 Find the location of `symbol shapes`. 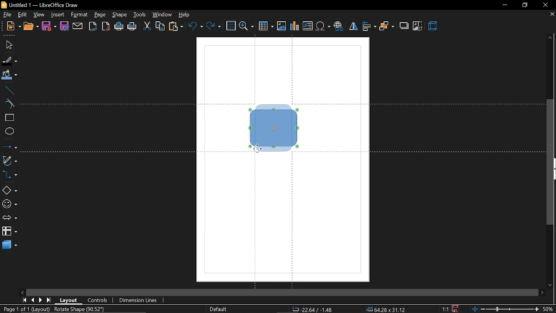

symbol shapes is located at coordinates (9, 204).